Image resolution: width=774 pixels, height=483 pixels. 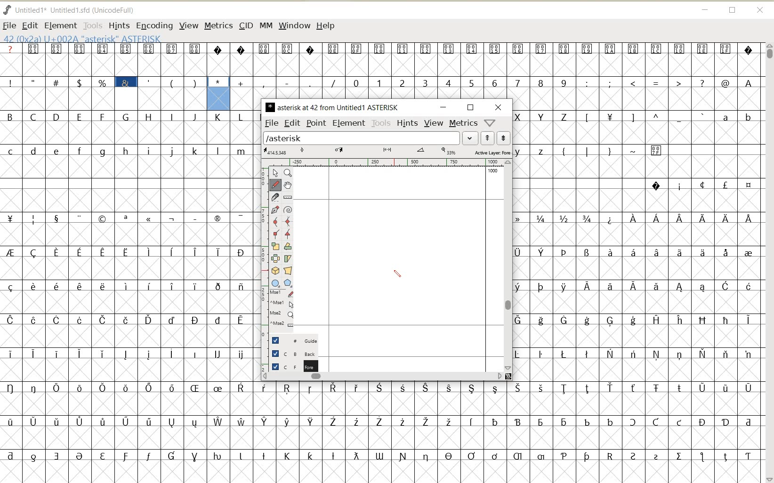 I want to click on rotate the selection, so click(x=288, y=247).